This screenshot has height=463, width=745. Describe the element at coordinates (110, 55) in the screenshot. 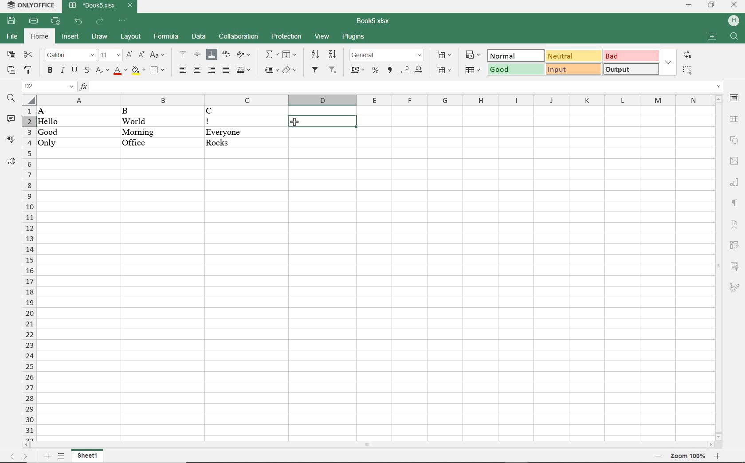

I see `font size` at that location.